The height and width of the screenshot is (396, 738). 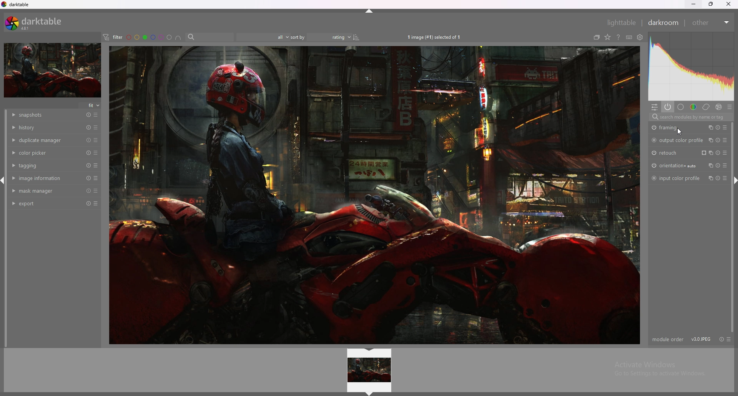 What do you see at coordinates (667, 153) in the screenshot?
I see `retouch` at bounding box center [667, 153].